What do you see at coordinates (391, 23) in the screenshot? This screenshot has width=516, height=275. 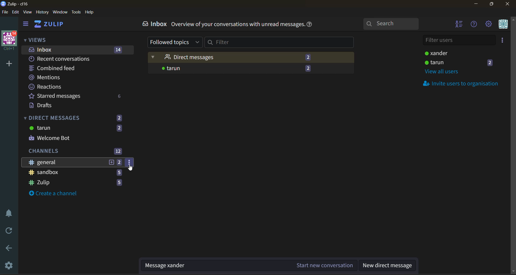 I see `search` at bounding box center [391, 23].